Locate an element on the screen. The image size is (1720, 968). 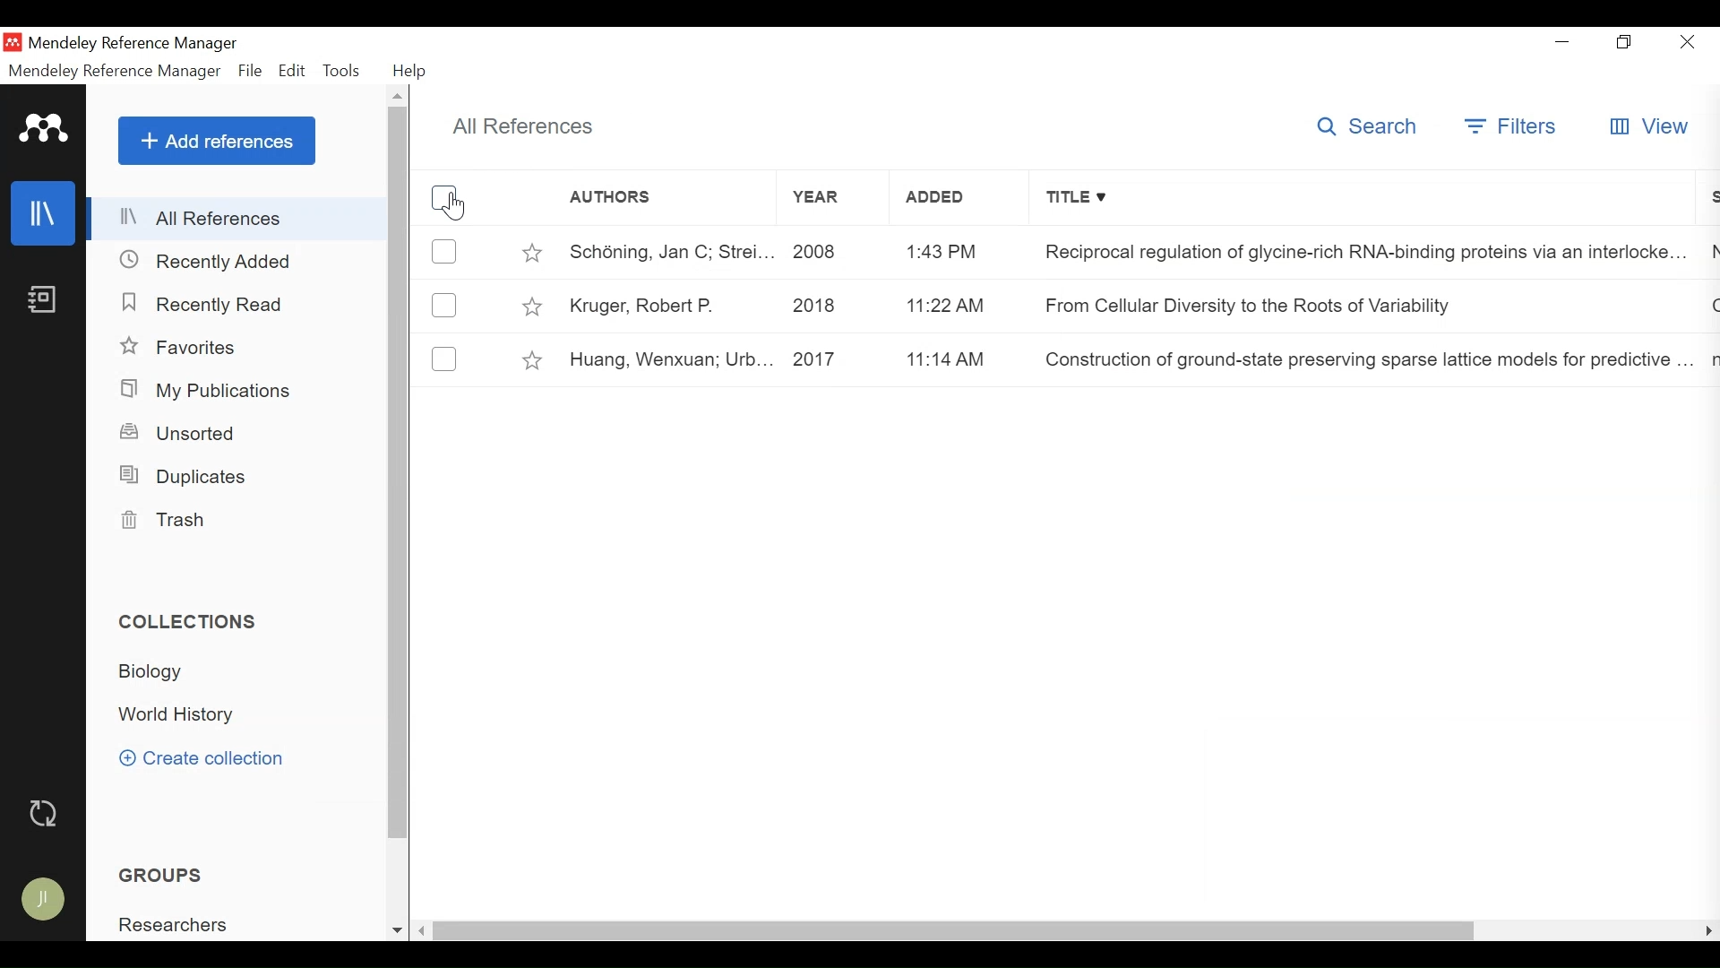
Restore is located at coordinates (1625, 42).